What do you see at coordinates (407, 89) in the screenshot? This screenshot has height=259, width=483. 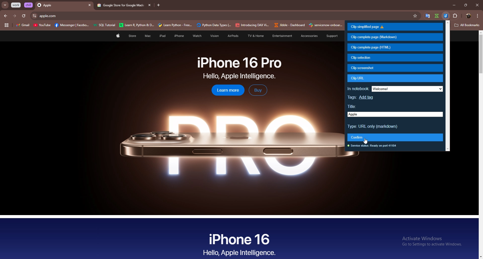 I see `Welcome` at bounding box center [407, 89].